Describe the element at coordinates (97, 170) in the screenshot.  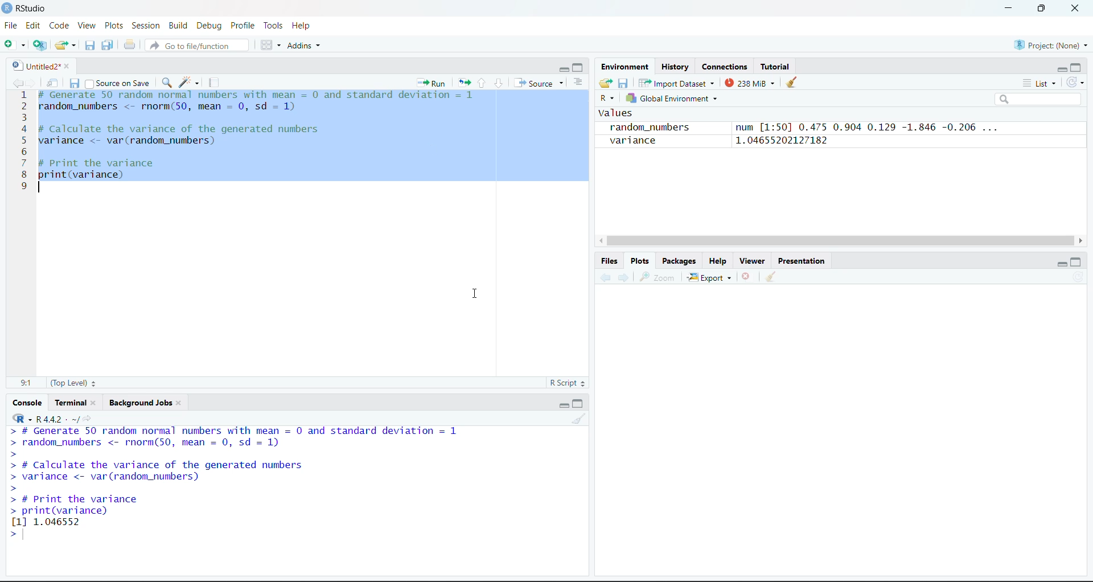
I see `# Print the variance
print(variance)` at that location.